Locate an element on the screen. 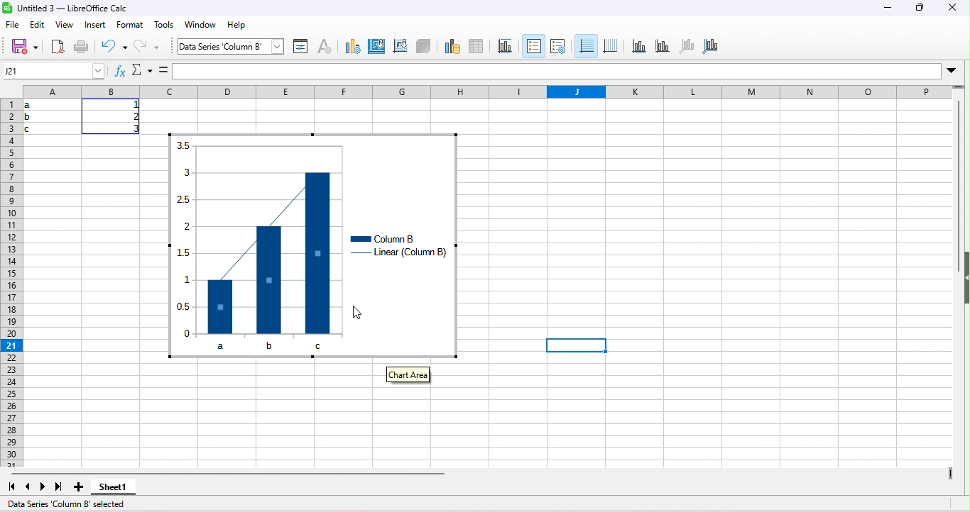 The width and height of the screenshot is (970, 512). select function is located at coordinates (141, 70).